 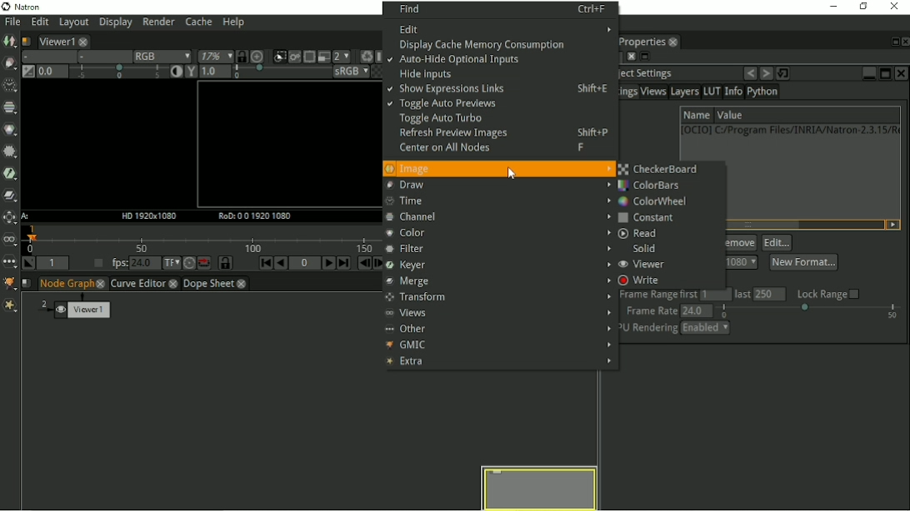 What do you see at coordinates (26, 216) in the screenshot?
I see `A` at bounding box center [26, 216].